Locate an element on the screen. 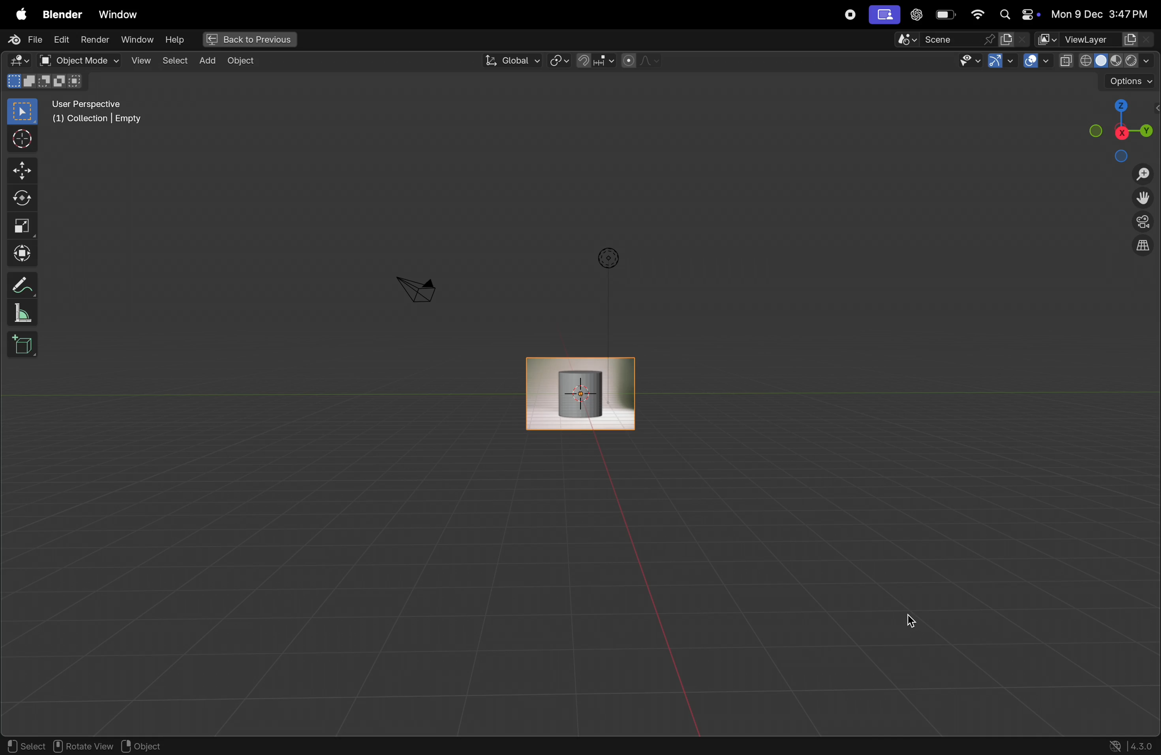  object is located at coordinates (150, 746).